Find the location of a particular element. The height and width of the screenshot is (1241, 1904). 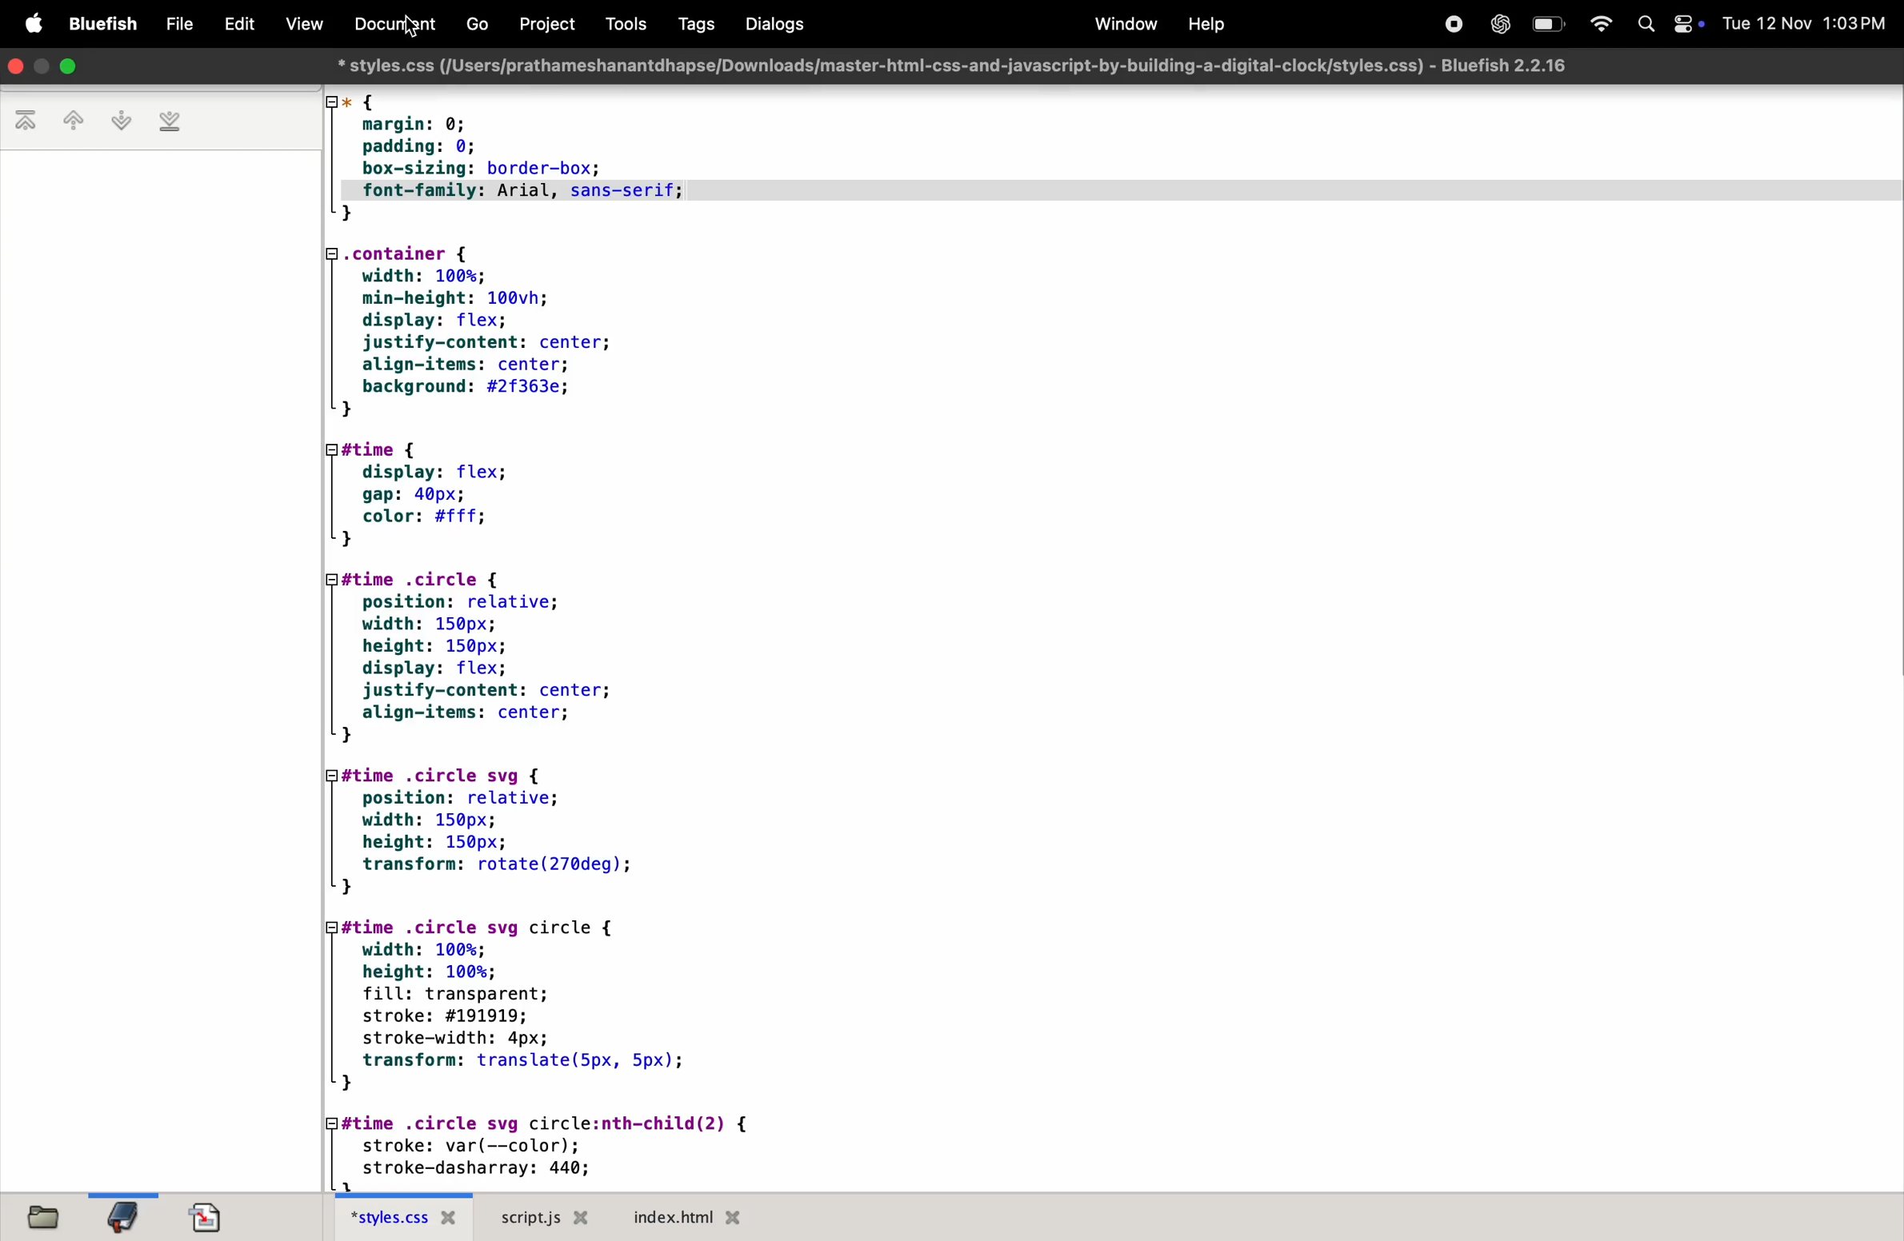

First bookmark is located at coordinates (26, 122).